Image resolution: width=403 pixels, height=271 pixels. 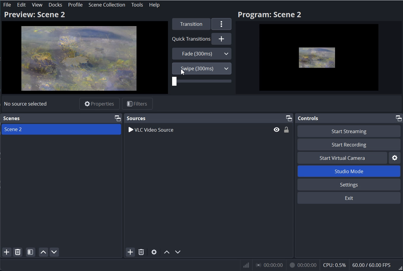 I want to click on Numeric Result, so click(x=321, y=264).